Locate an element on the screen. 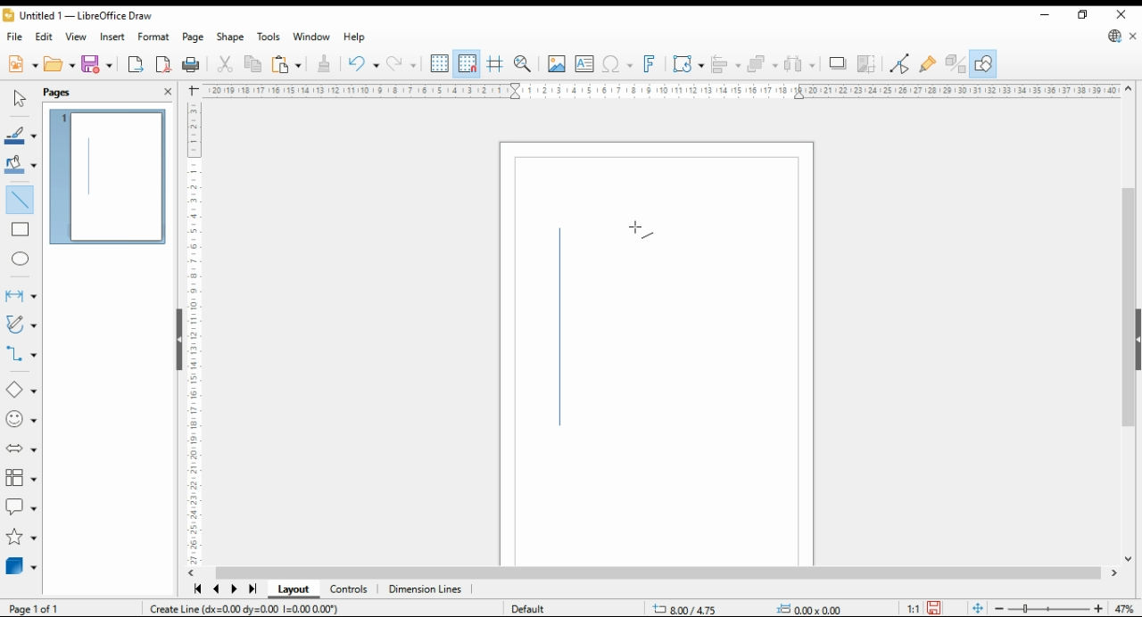 This screenshot has width=1142, height=617. page 1 is located at coordinates (110, 177).